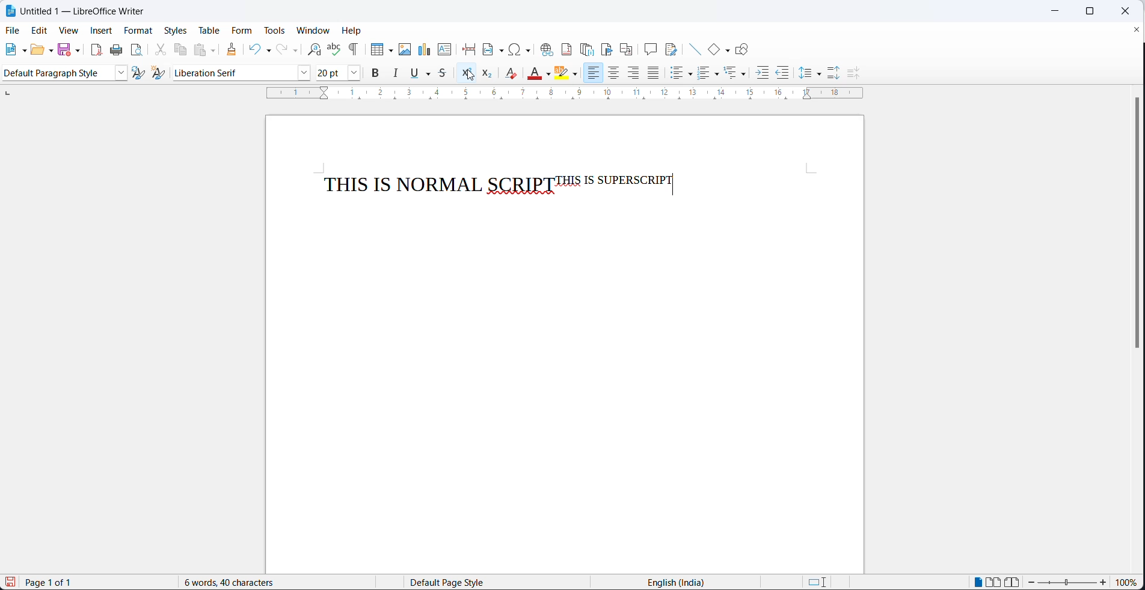 This screenshot has height=590, width=1145. Describe the element at coordinates (138, 50) in the screenshot. I see `print preview` at that location.